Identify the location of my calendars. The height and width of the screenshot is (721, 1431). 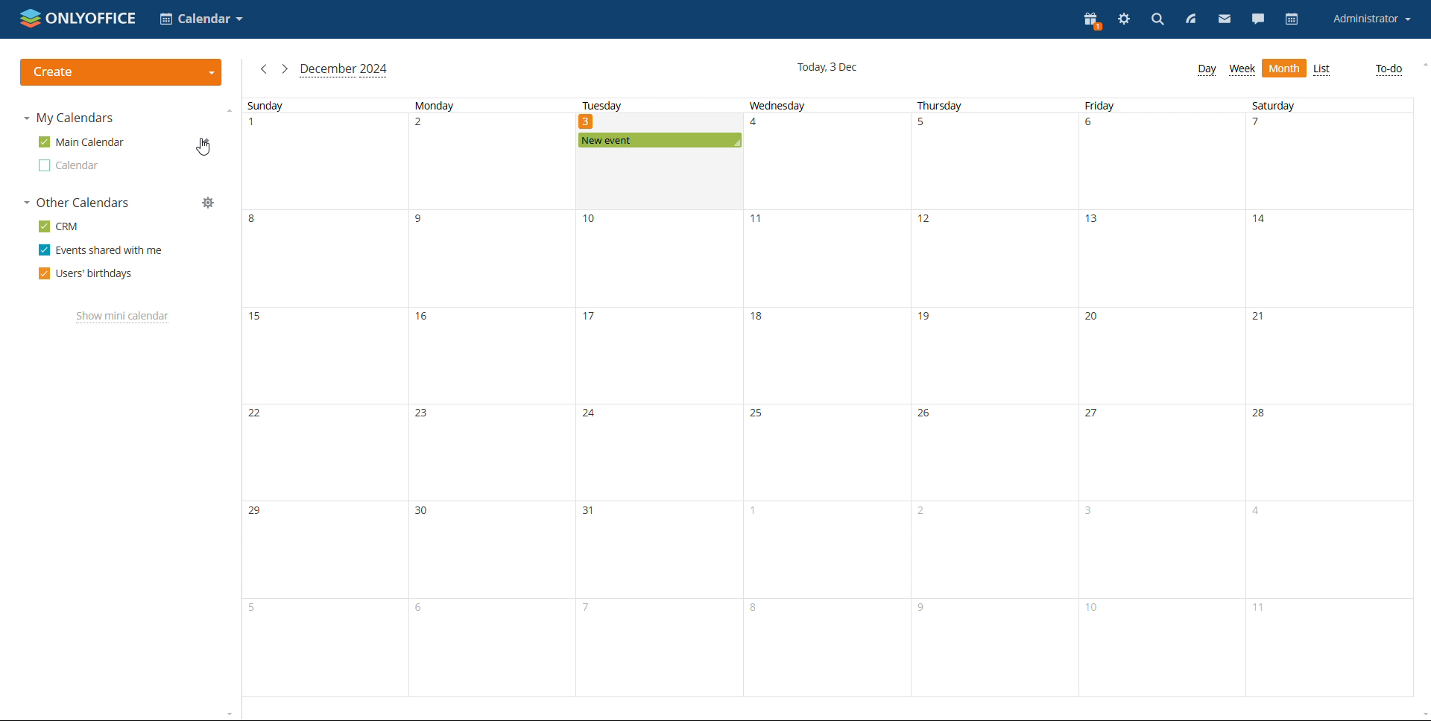
(69, 118).